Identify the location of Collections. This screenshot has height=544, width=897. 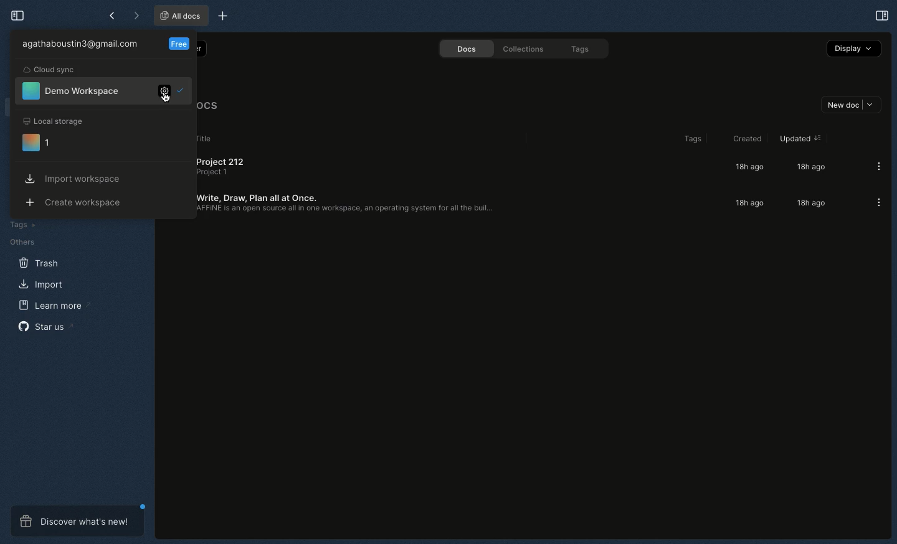
(521, 49).